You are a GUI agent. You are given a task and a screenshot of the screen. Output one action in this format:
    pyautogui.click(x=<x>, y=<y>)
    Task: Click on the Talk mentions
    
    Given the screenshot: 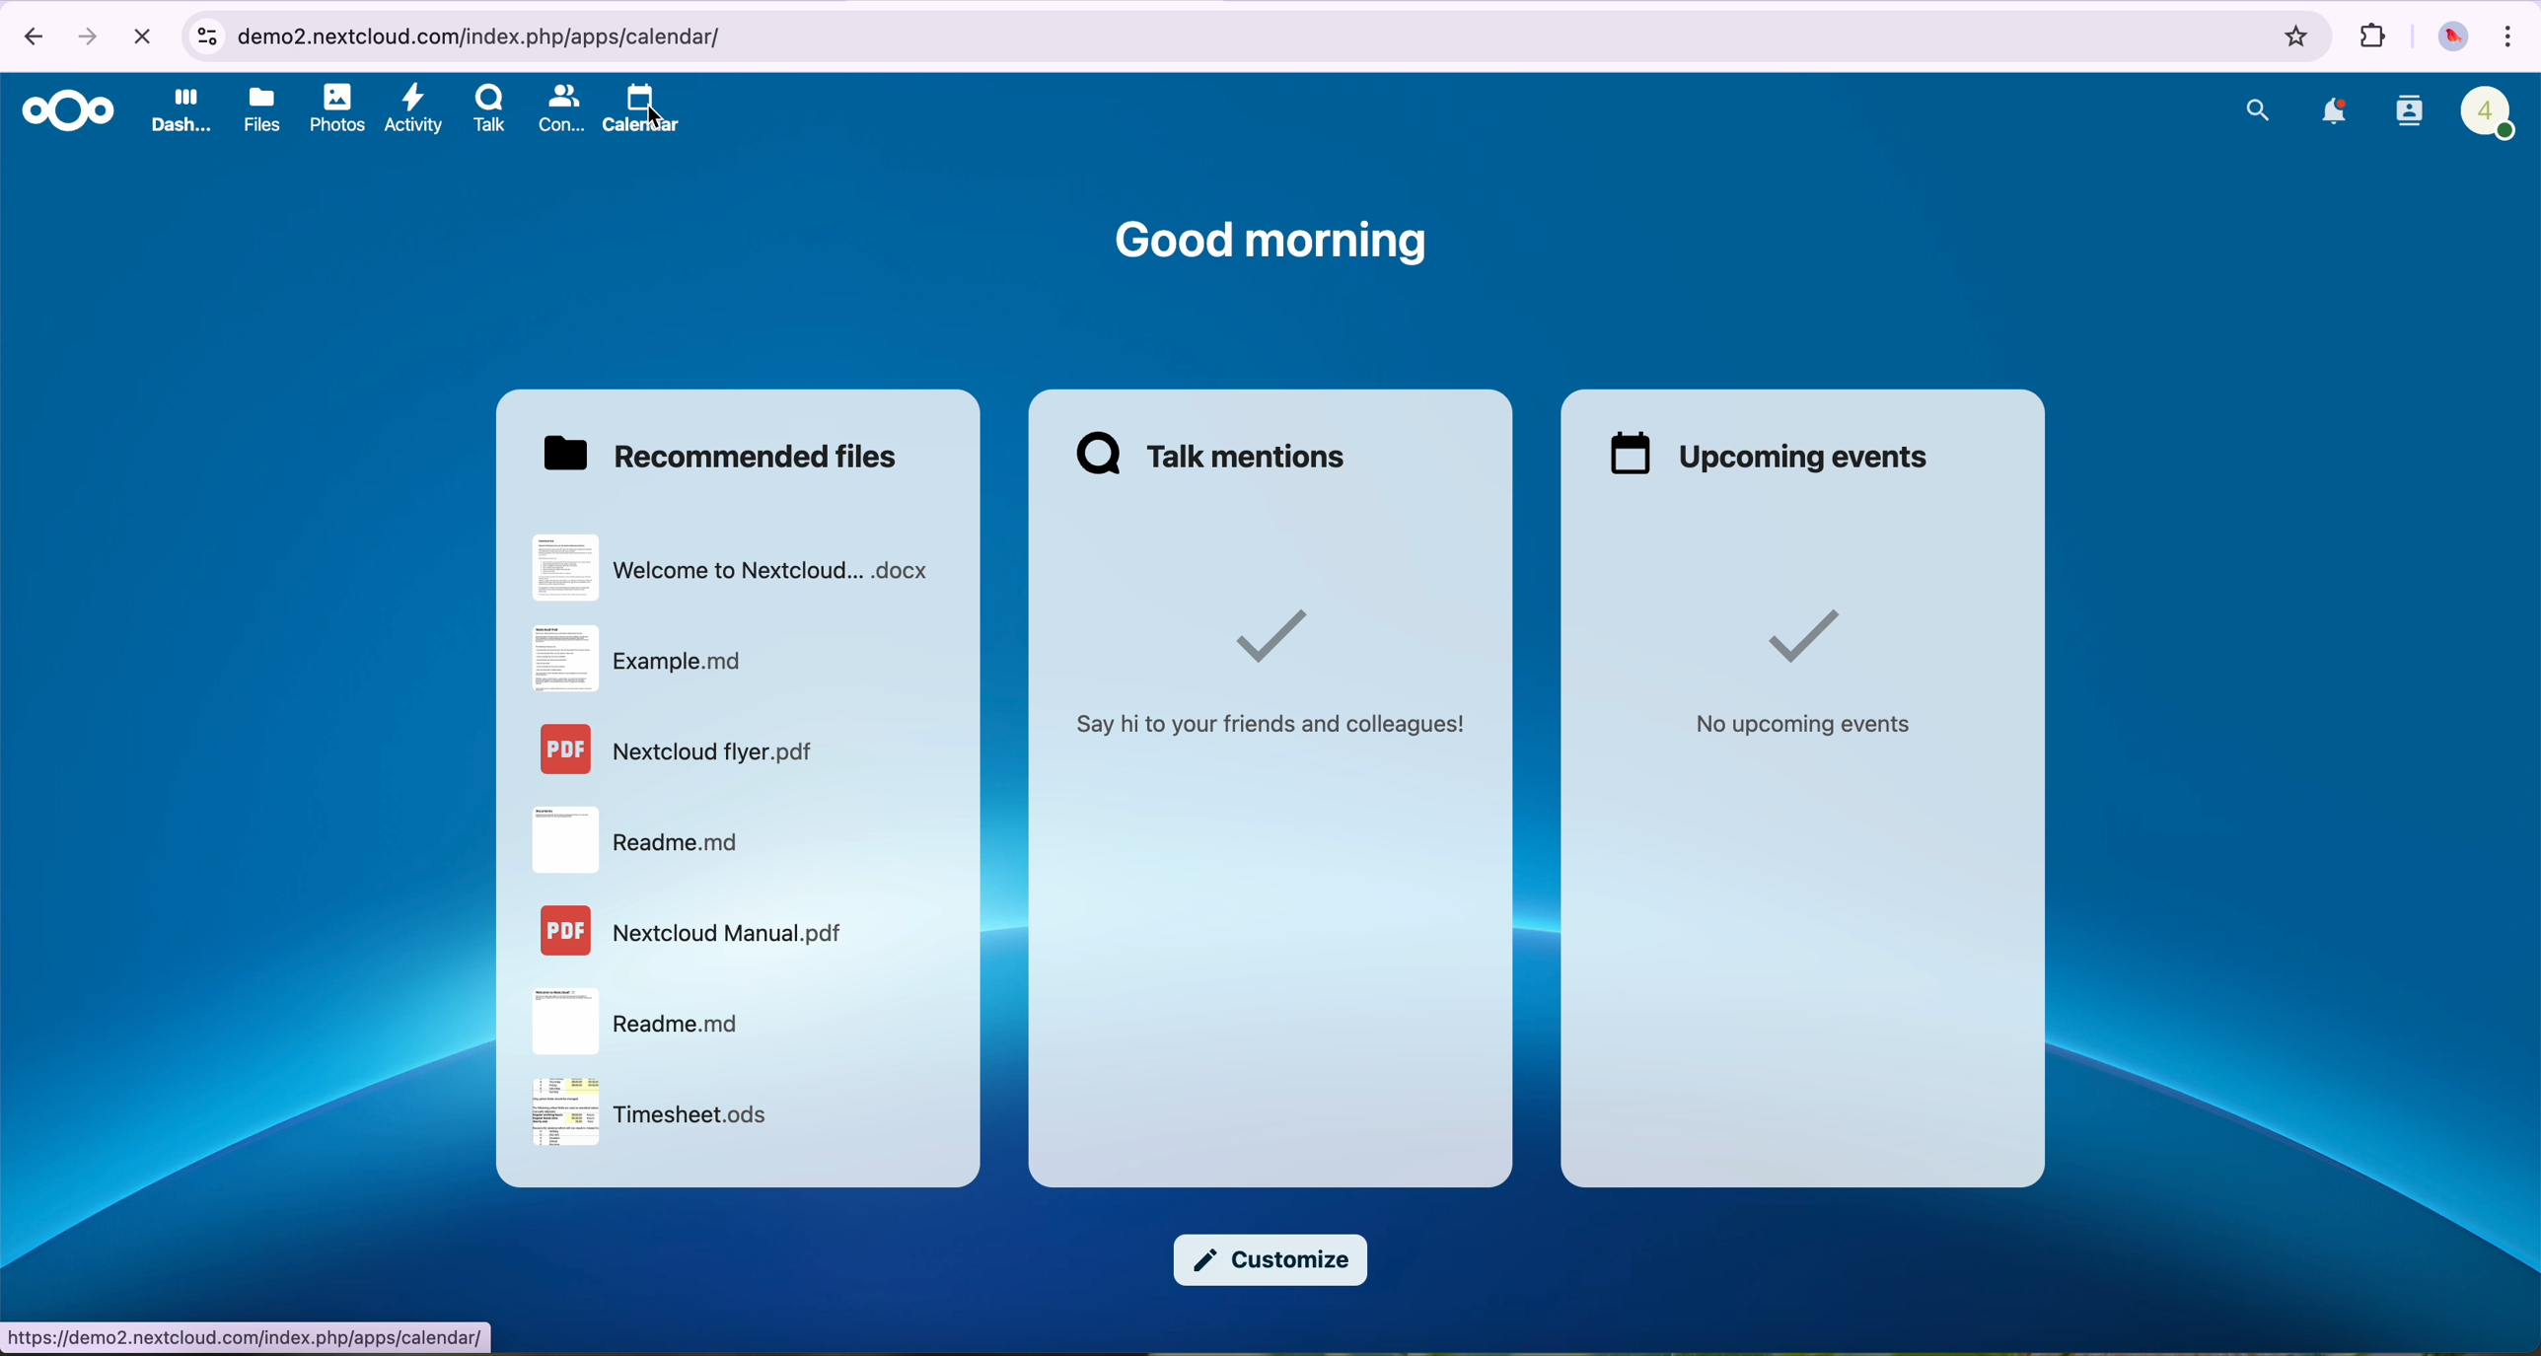 What is the action you would take?
    pyautogui.click(x=1213, y=455)
    